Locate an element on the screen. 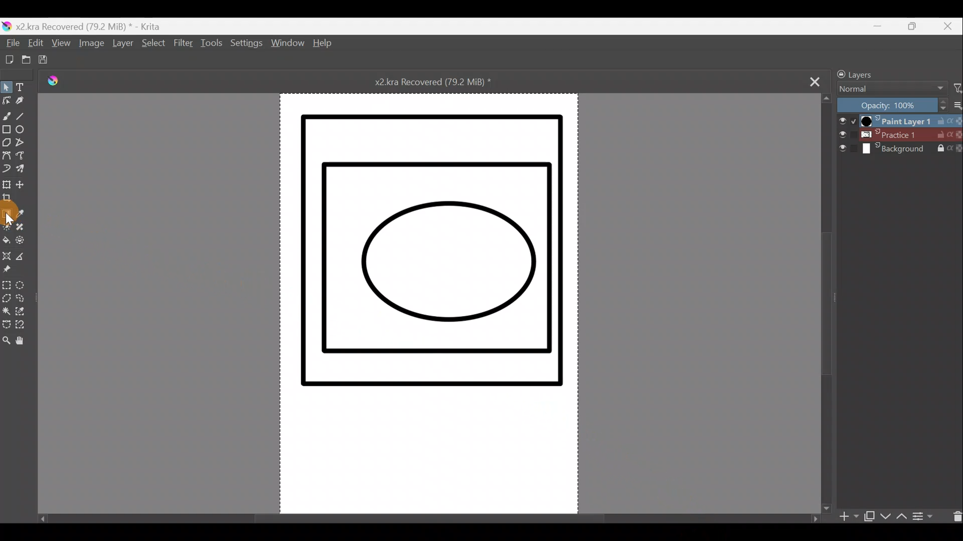  Calligraphy is located at coordinates (20, 104).